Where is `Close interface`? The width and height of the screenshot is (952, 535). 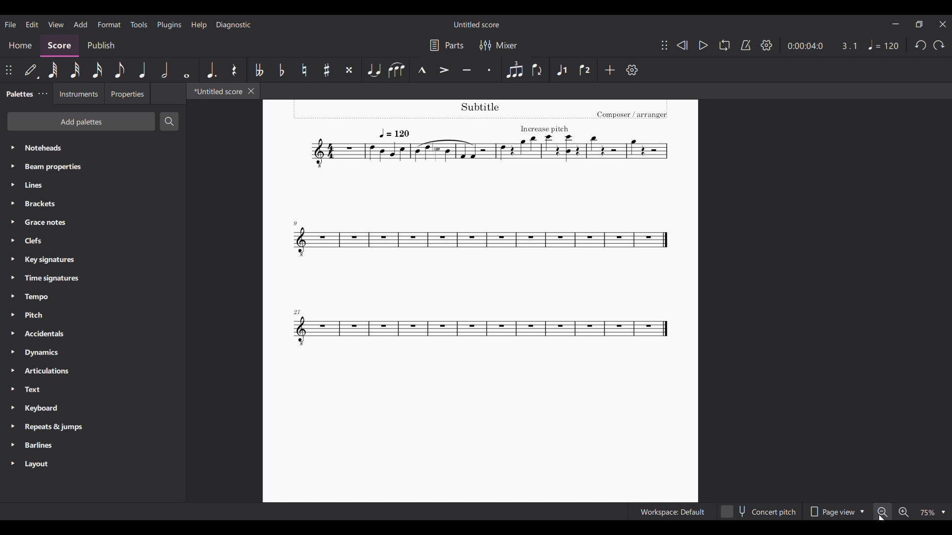 Close interface is located at coordinates (943, 24).